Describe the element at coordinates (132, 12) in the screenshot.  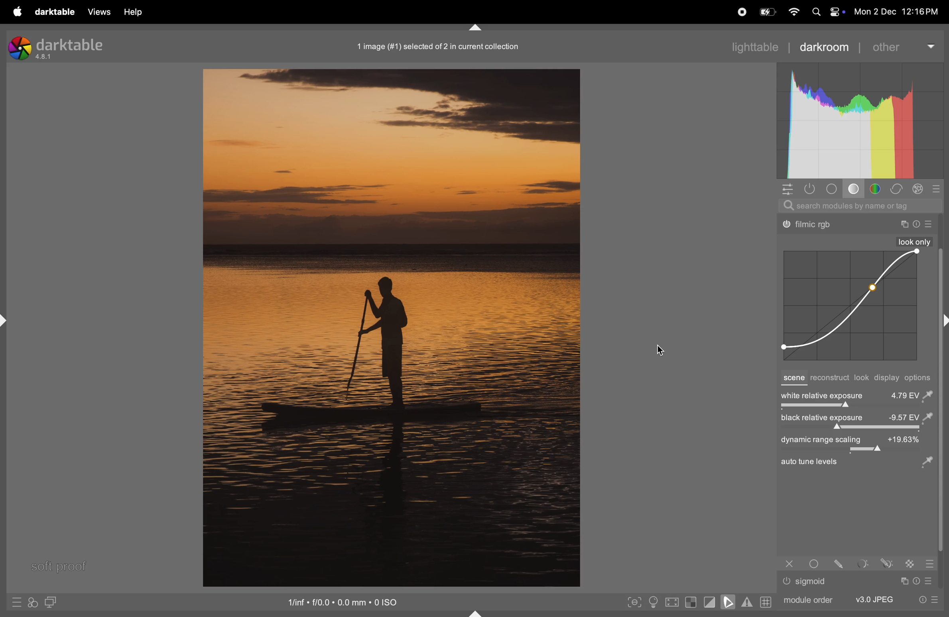
I see `help` at that location.